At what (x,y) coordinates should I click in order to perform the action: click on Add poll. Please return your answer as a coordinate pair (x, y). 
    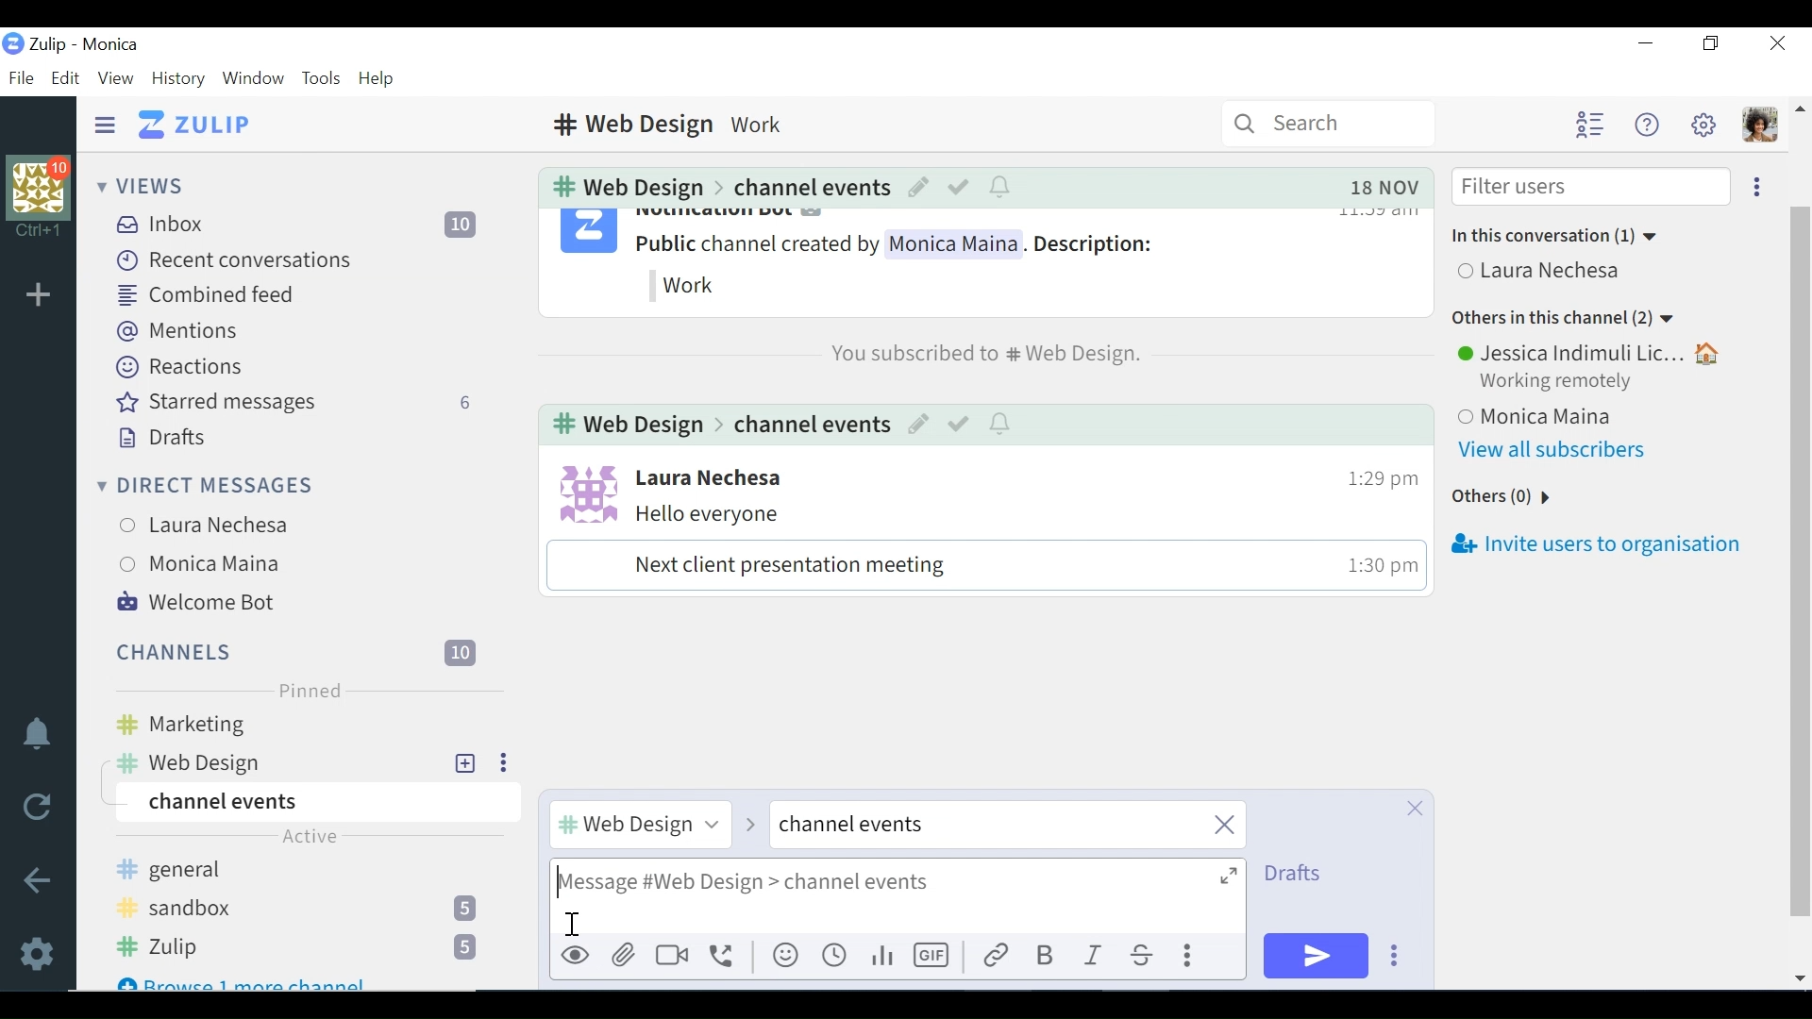
    Looking at the image, I should click on (881, 957).